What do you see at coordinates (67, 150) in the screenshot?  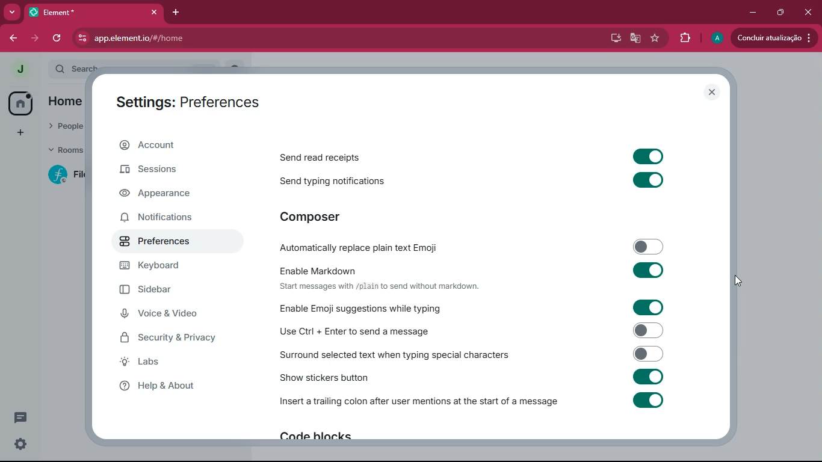 I see `rooms` at bounding box center [67, 150].